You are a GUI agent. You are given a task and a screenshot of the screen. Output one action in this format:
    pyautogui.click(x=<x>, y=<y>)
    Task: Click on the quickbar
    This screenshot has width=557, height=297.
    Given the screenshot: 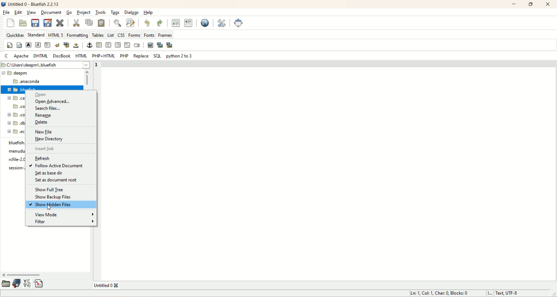 What is the action you would take?
    pyautogui.click(x=15, y=34)
    